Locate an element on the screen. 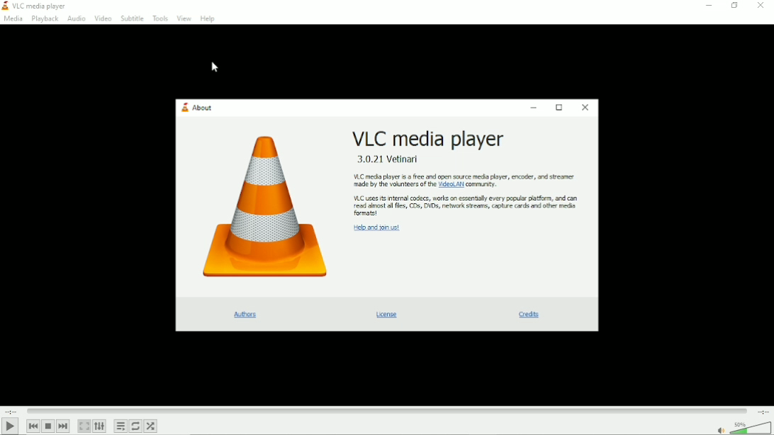 Image resolution: width=774 pixels, height=435 pixels. Minimize is located at coordinates (533, 107).